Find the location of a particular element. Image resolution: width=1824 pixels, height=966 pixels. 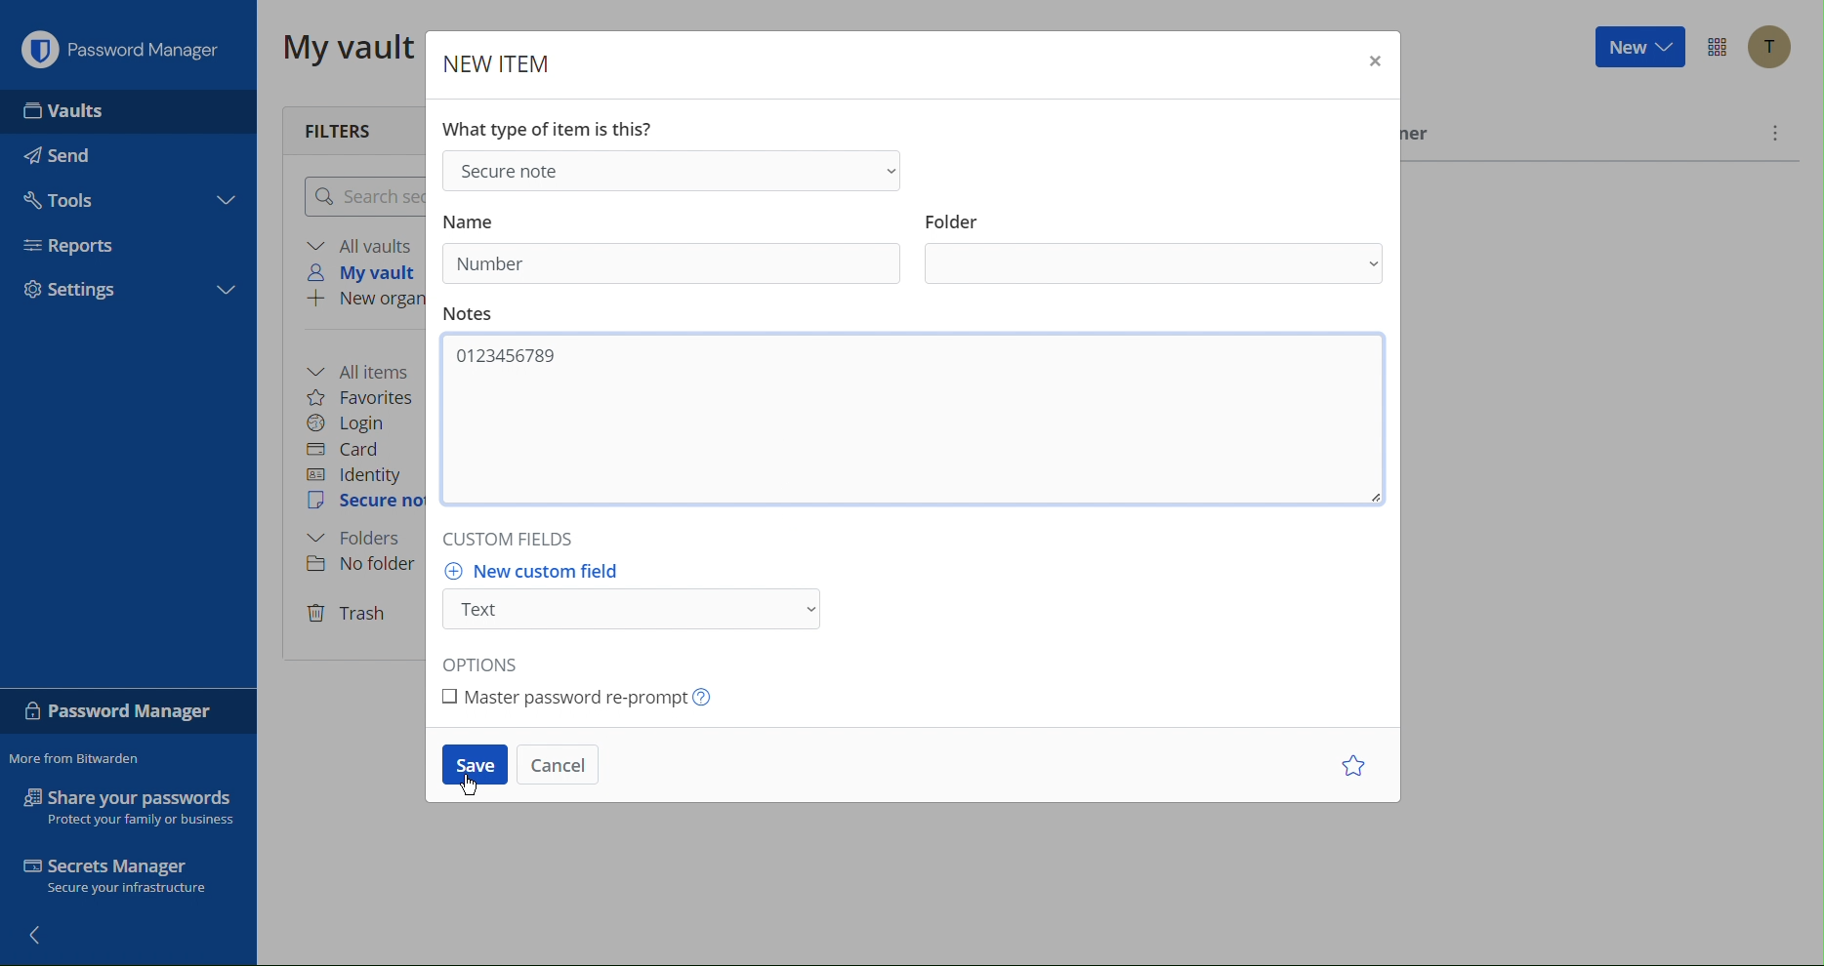

Options is located at coordinates (1715, 49).